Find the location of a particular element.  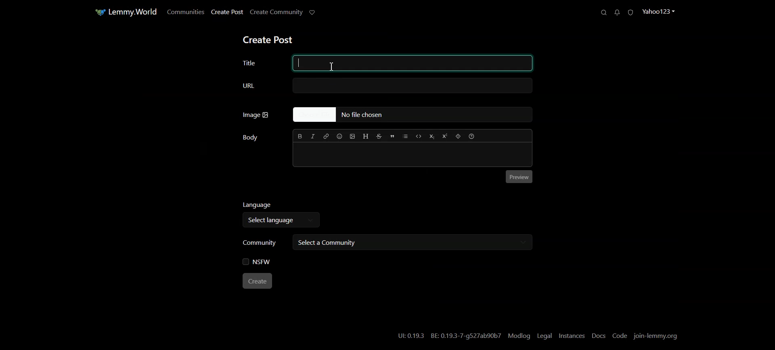

Select a community is located at coordinates (411, 242).